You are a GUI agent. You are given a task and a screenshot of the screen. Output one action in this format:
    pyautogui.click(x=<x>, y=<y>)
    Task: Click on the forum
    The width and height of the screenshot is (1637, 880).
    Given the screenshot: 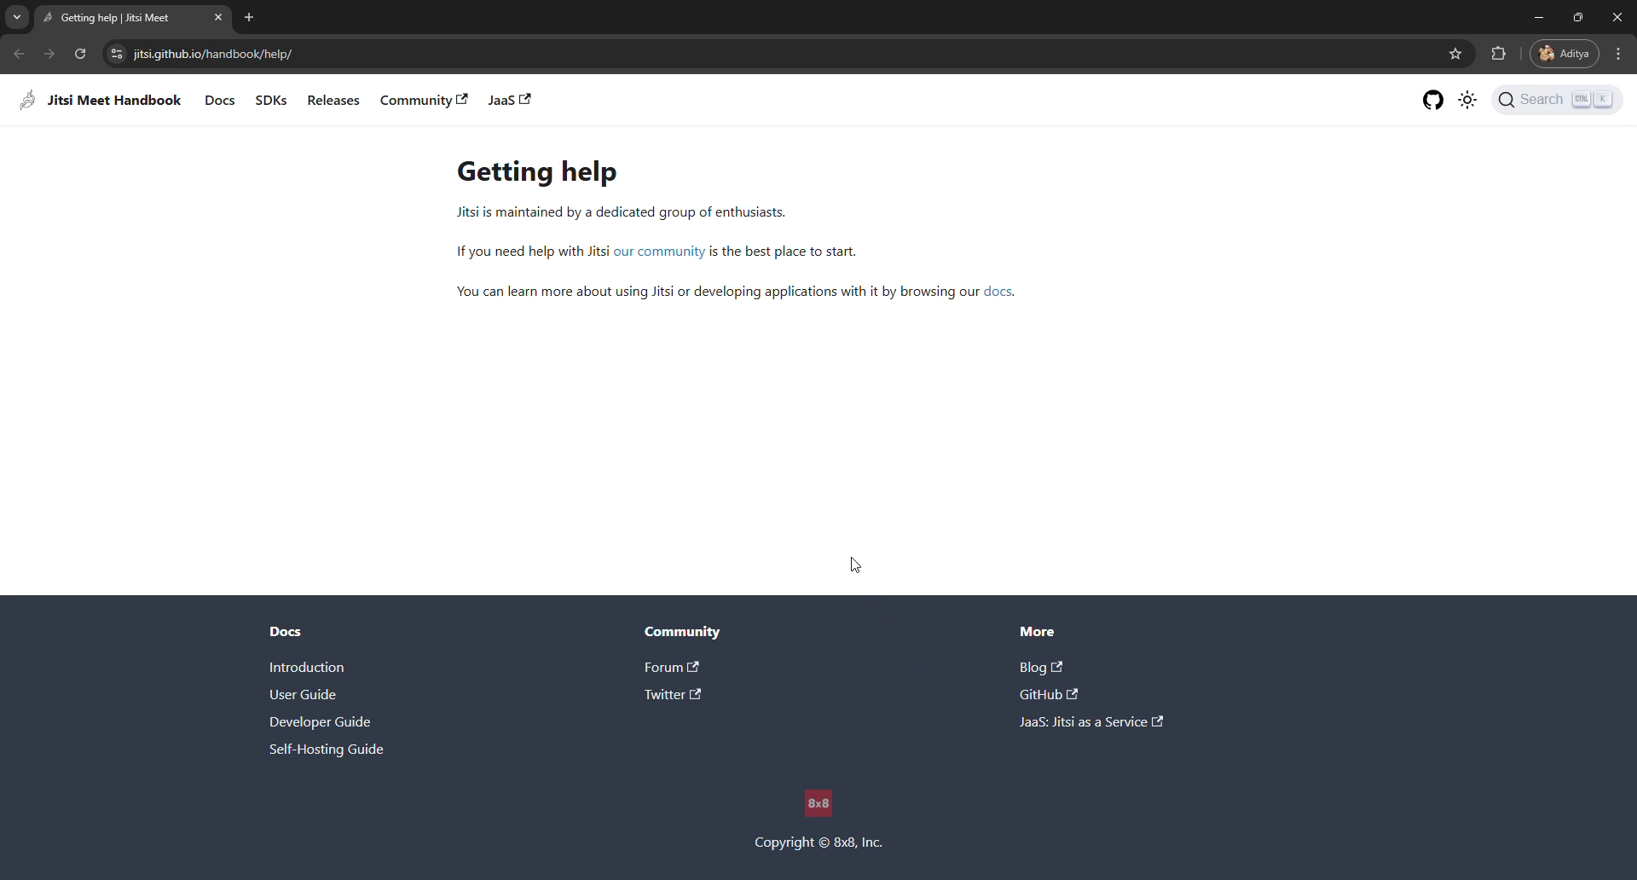 What is the action you would take?
    pyautogui.click(x=674, y=668)
    